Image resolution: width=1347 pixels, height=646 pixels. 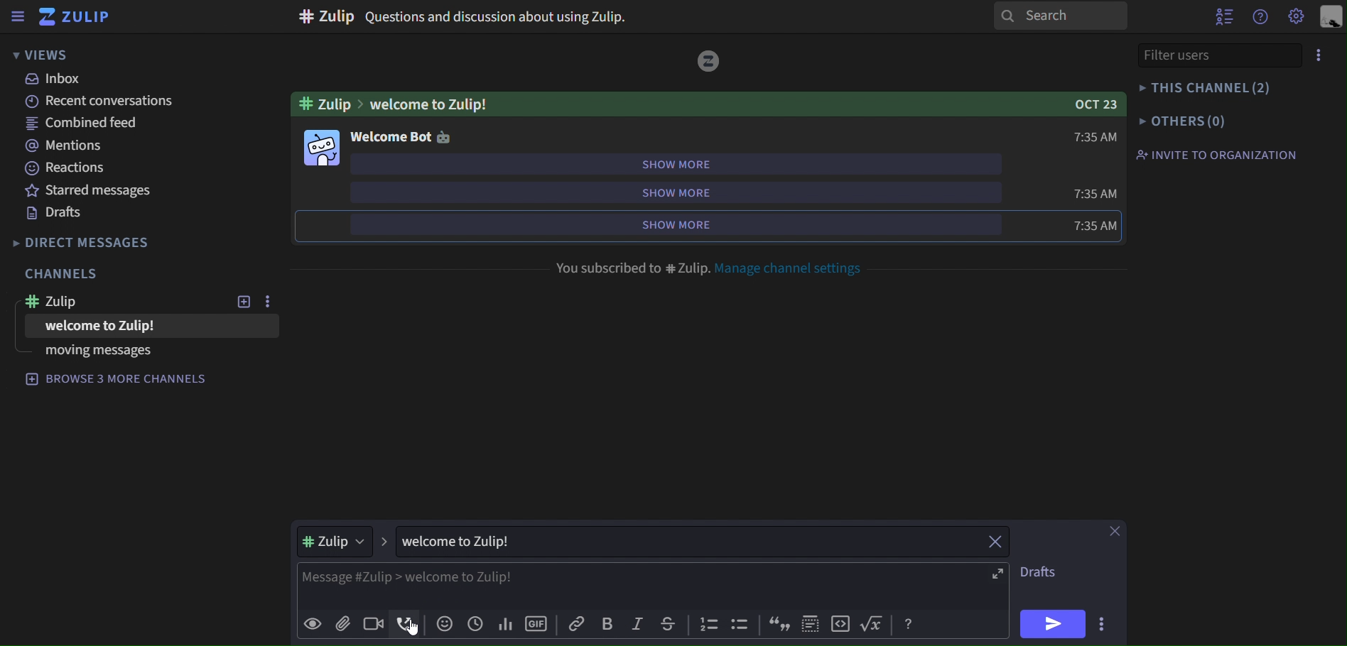 I want to click on new topic, so click(x=242, y=302).